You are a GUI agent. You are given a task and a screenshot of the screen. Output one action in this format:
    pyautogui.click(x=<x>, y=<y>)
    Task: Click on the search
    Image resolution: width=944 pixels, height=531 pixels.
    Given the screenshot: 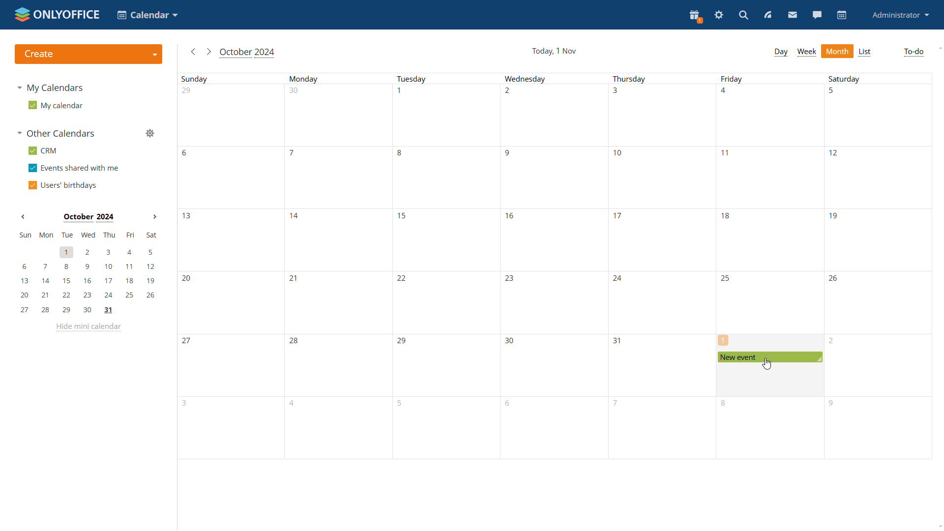 What is the action you would take?
    pyautogui.click(x=743, y=16)
    